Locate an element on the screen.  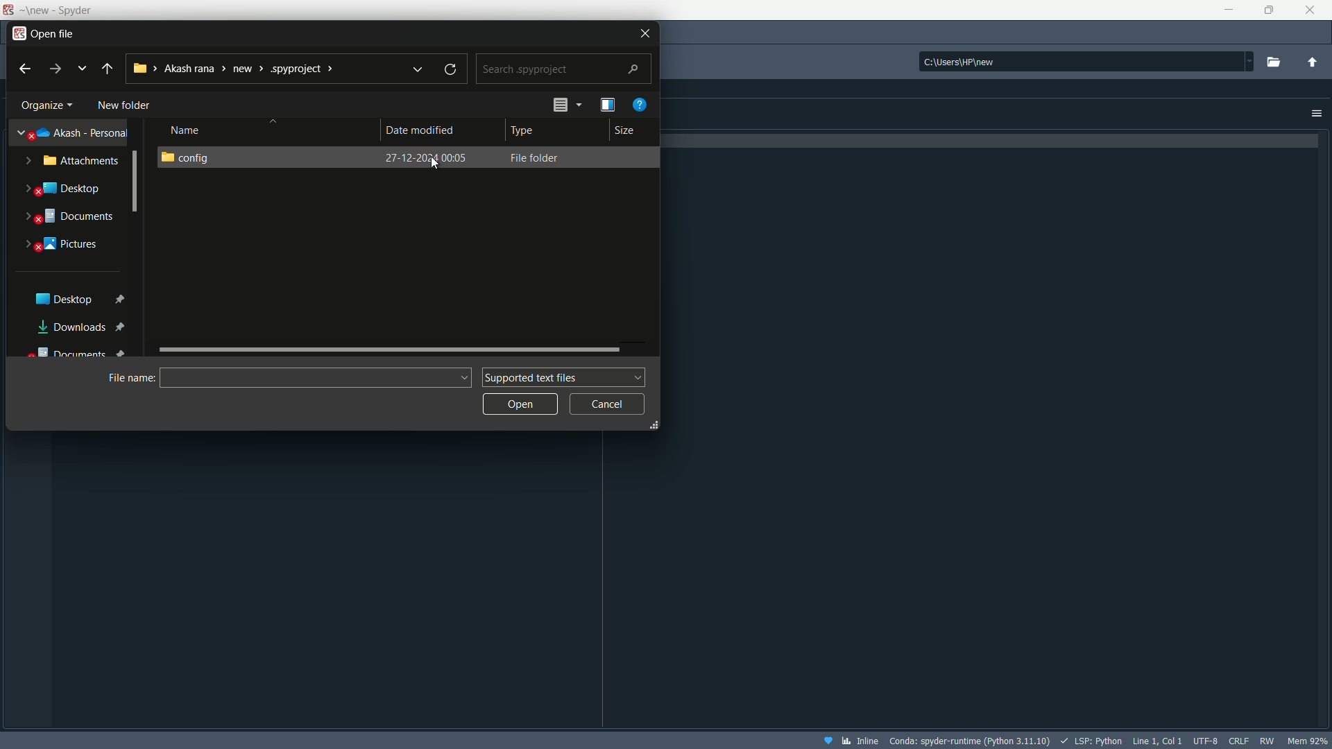
memory usage is located at coordinates (1307, 741).